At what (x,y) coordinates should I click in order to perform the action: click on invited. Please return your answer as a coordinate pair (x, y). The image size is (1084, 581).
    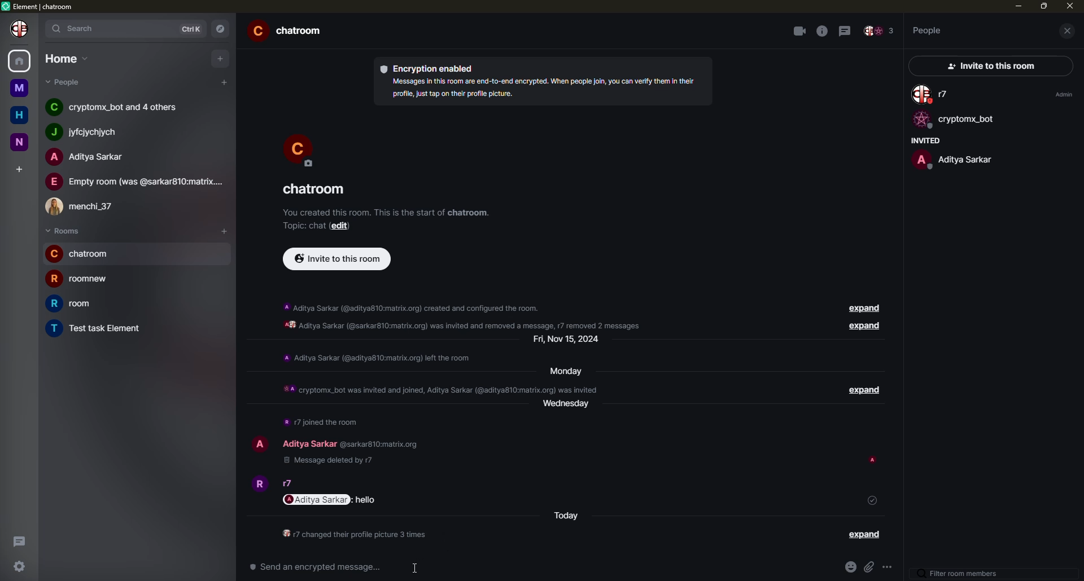
    Looking at the image, I should click on (923, 140).